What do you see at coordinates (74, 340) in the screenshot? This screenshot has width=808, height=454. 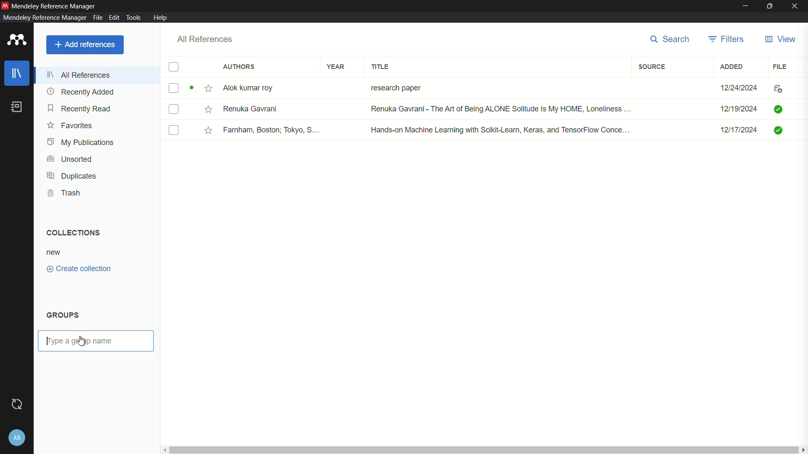 I see `create group` at bounding box center [74, 340].